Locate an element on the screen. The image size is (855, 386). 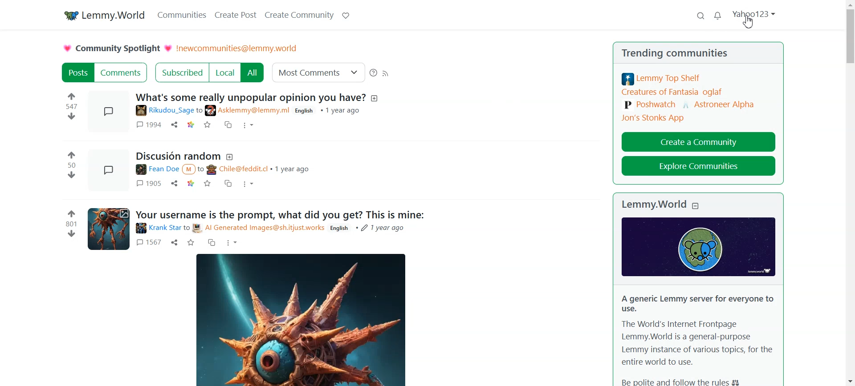
1994 comments is located at coordinates (147, 124).